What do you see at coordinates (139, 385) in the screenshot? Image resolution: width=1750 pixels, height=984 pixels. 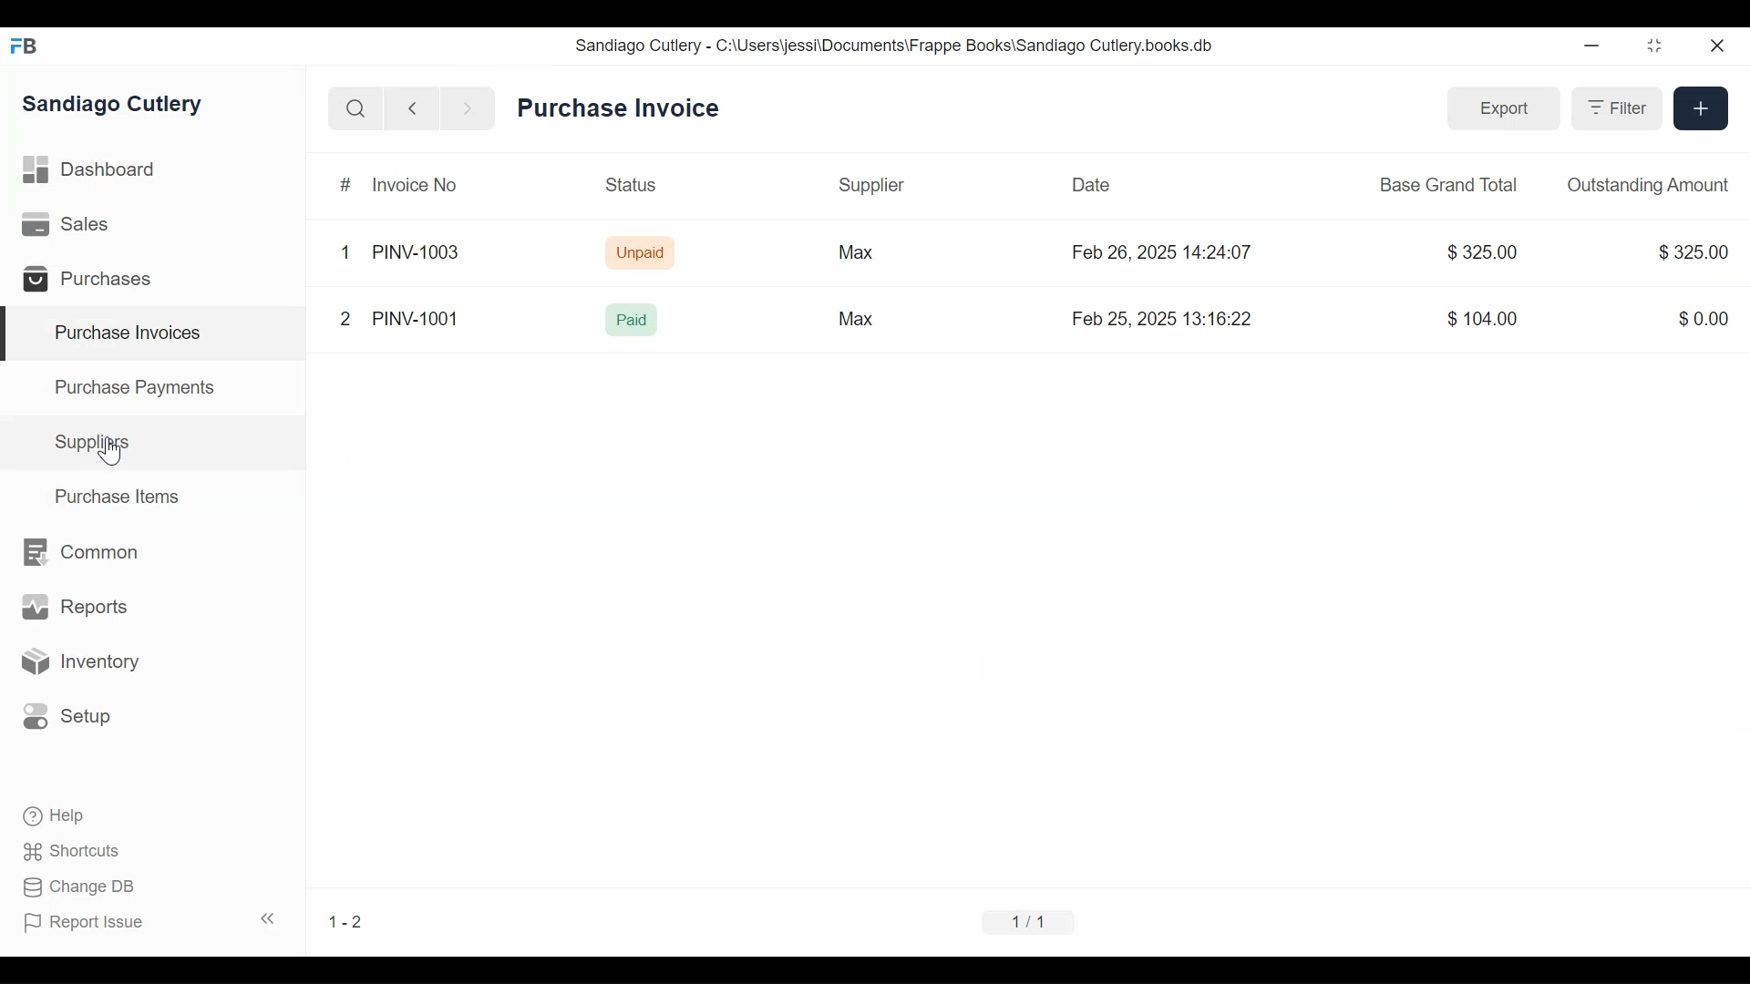 I see `Purchase Payments` at bounding box center [139, 385].